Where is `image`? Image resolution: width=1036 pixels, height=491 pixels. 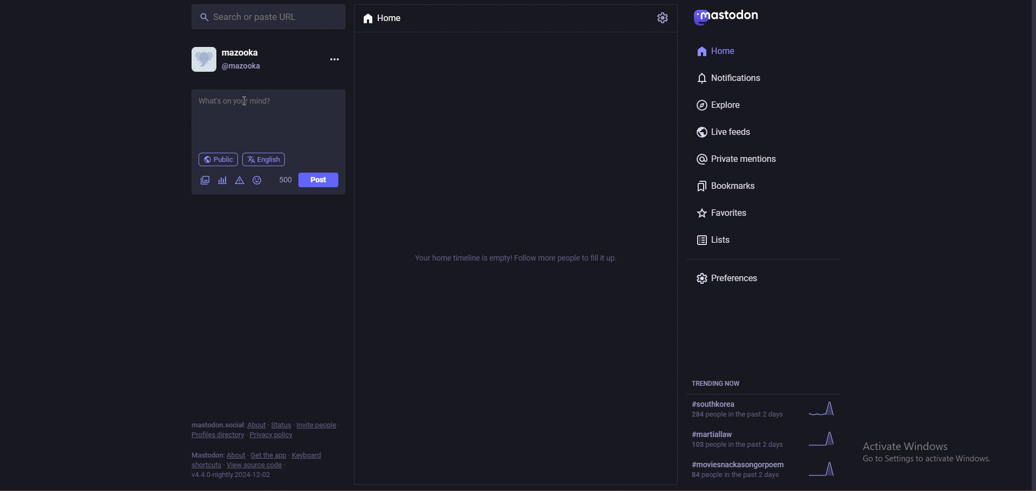
image is located at coordinates (203, 181).